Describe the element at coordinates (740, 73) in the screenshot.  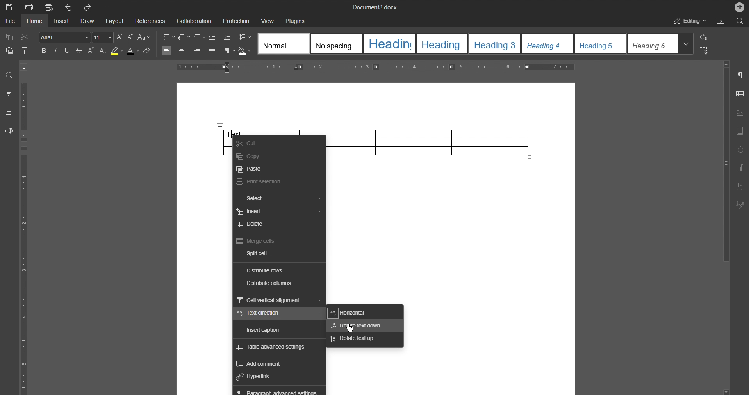
I see `Paragraph Settings` at that location.